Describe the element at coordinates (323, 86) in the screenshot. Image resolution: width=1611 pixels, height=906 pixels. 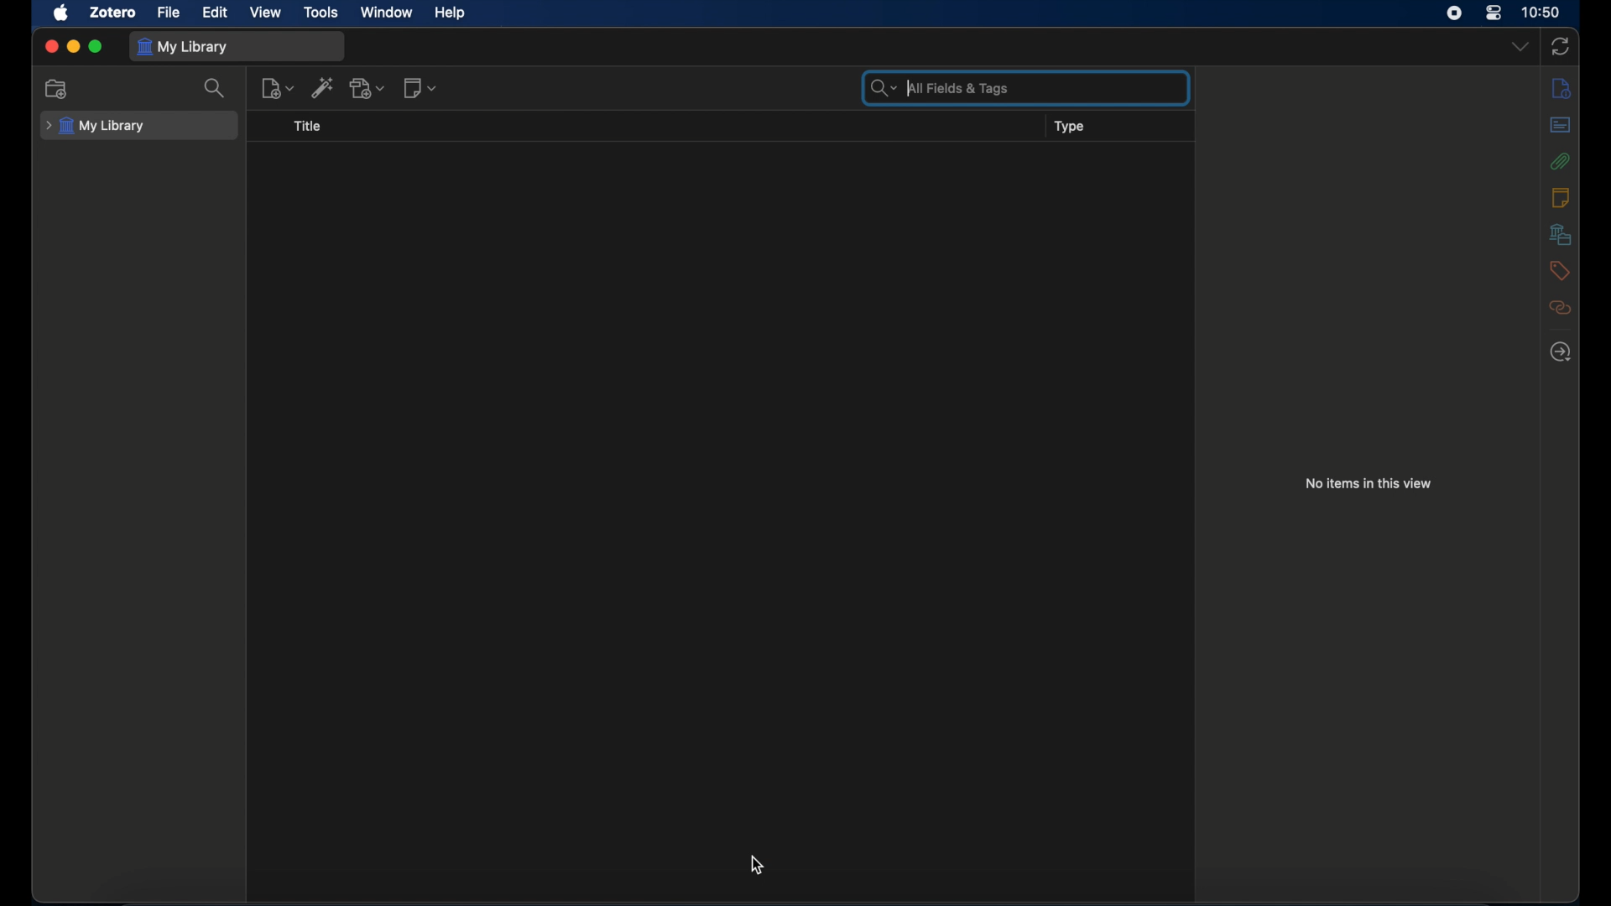
I see `add item by identifier` at that location.